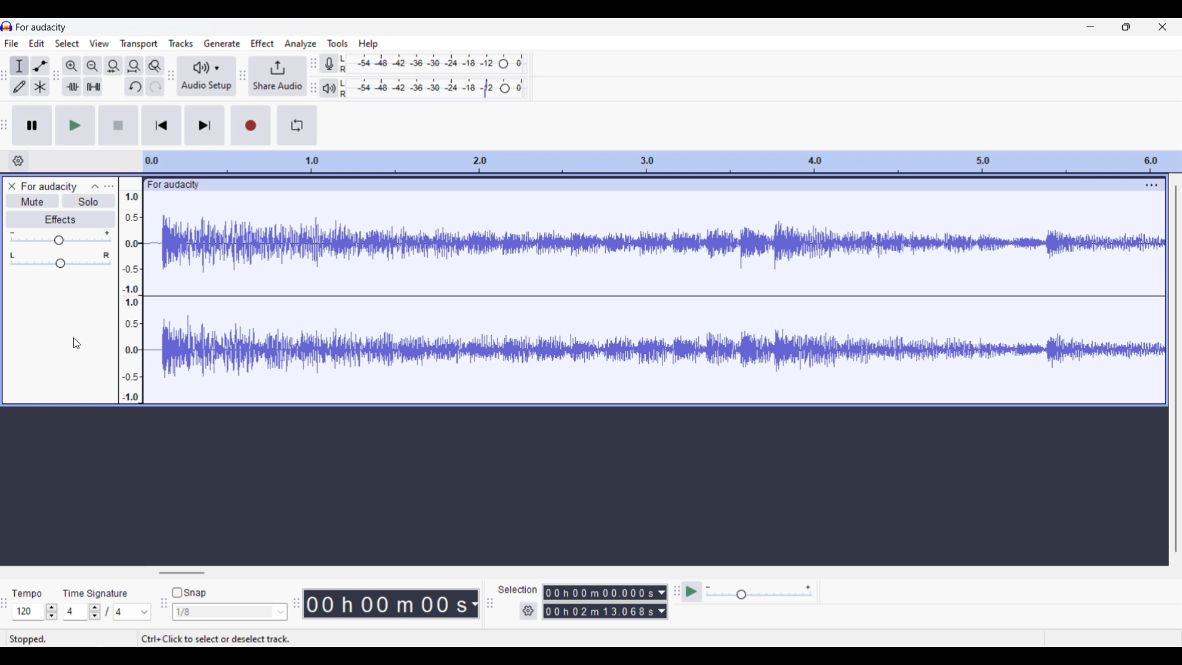  Describe the element at coordinates (7, 26) in the screenshot. I see `Software logo` at that location.